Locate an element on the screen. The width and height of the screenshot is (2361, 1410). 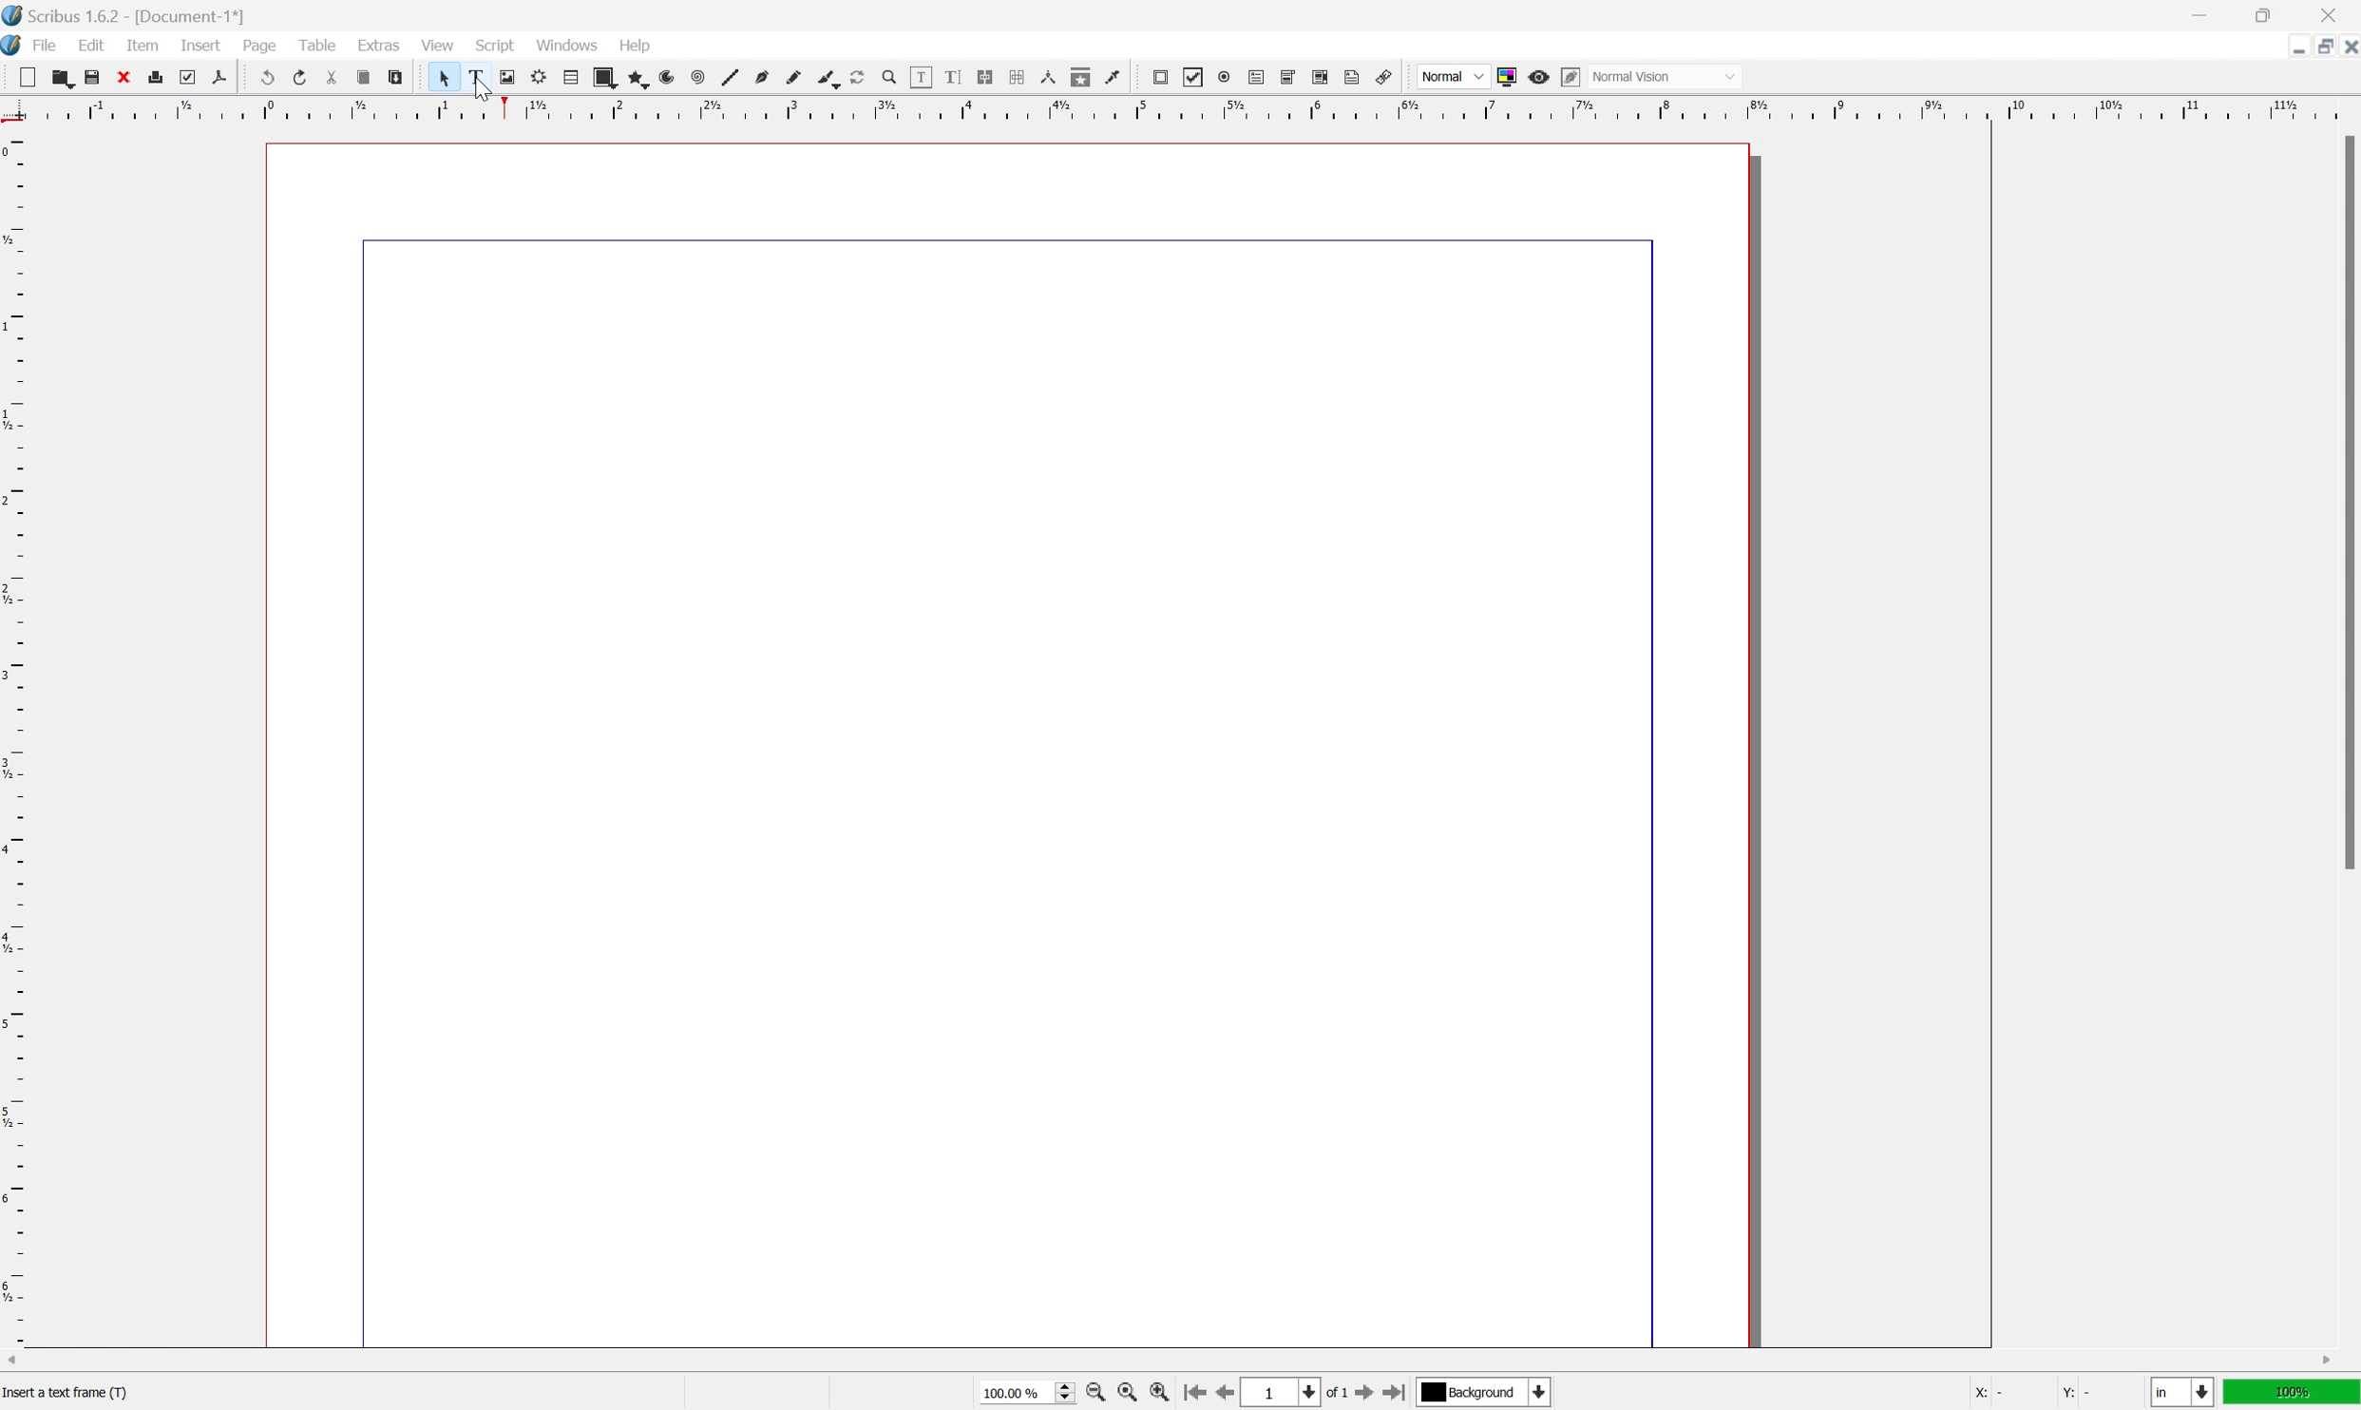
bezier curve is located at coordinates (763, 77).